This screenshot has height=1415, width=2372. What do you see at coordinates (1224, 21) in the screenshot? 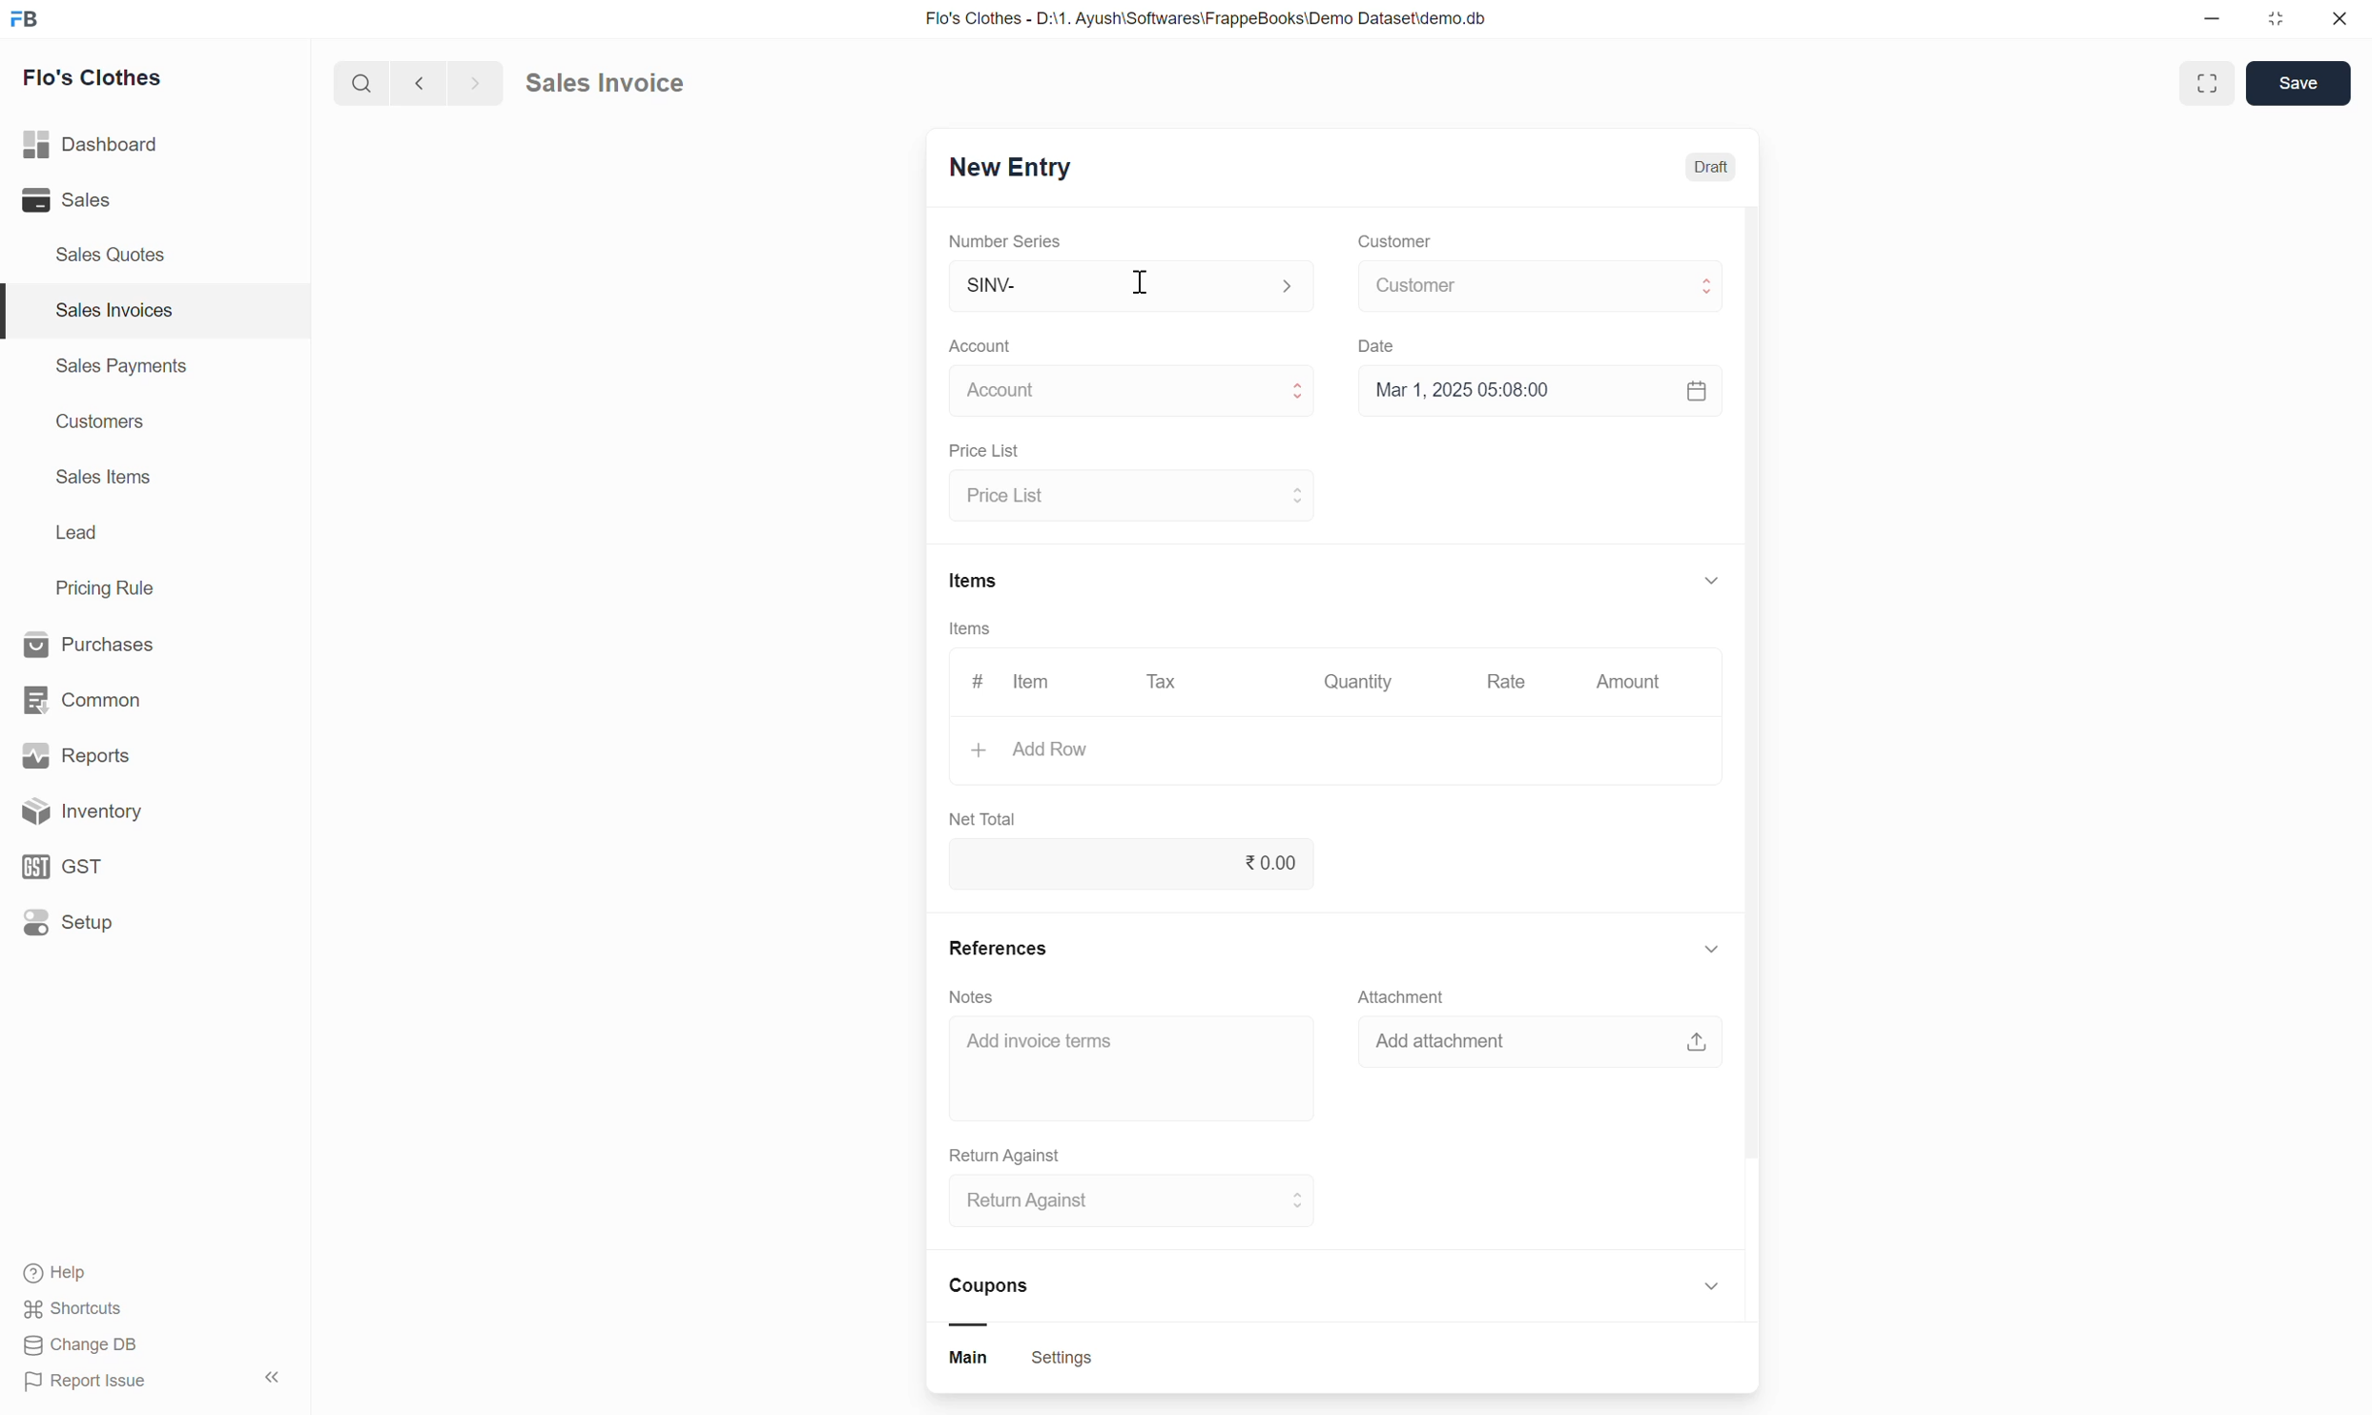
I see `Flo's Clothes - D:\1. Ayush\Softwares\FrappeBooks\Demo Dataset\demo.db` at bounding box center [1224, 21].